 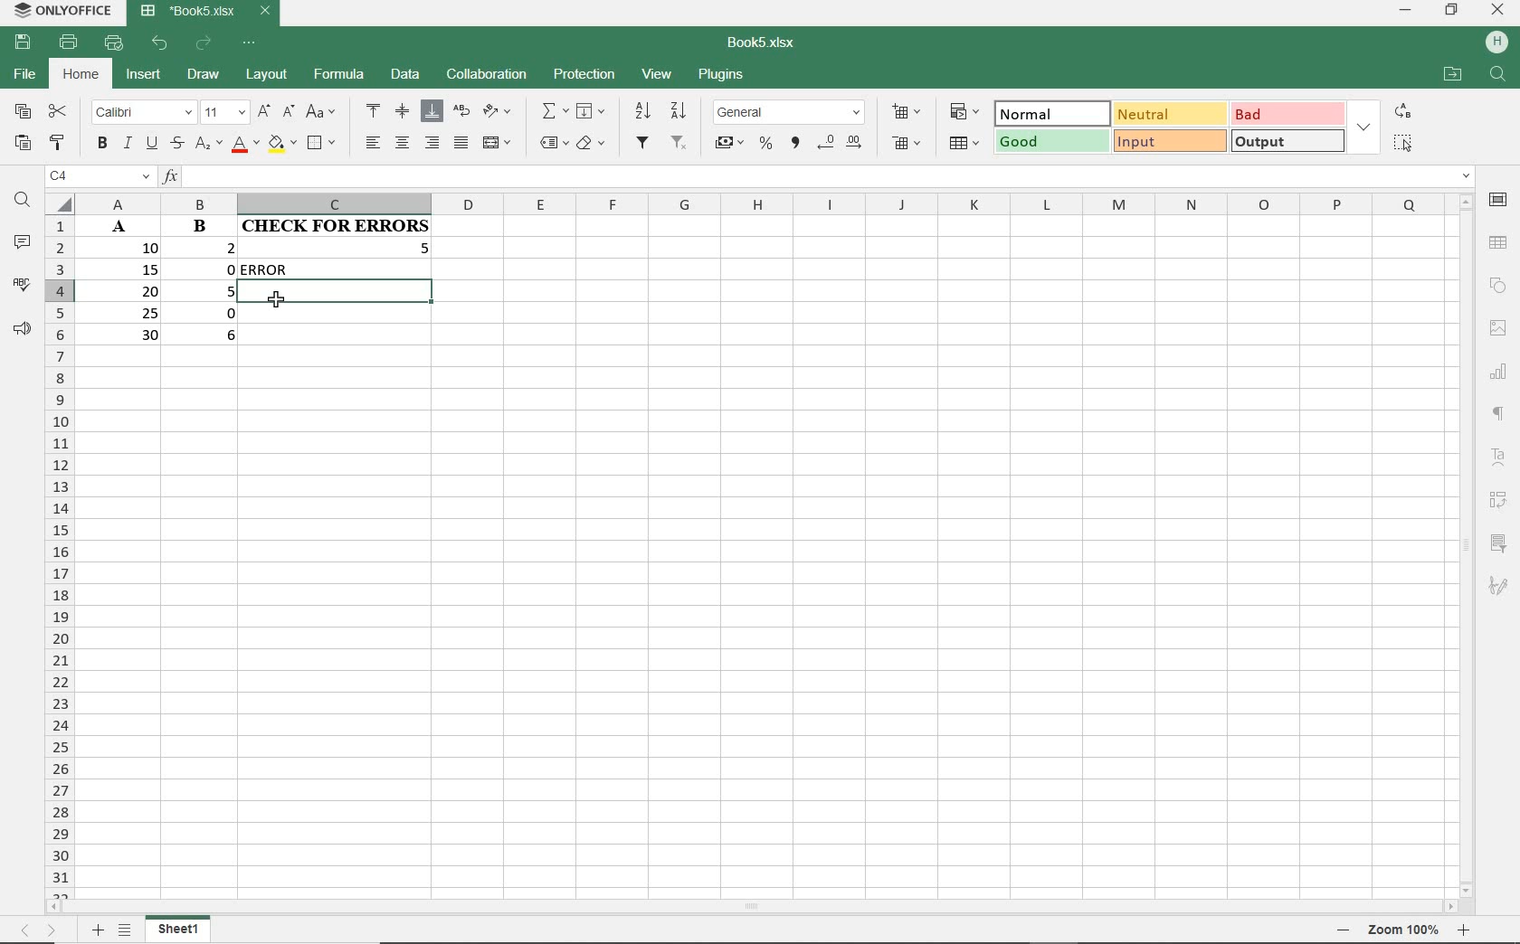 What do you see at coordinates (142, 74) in the screenshot?
I see `INSERT` at bounding box center [142, 74].